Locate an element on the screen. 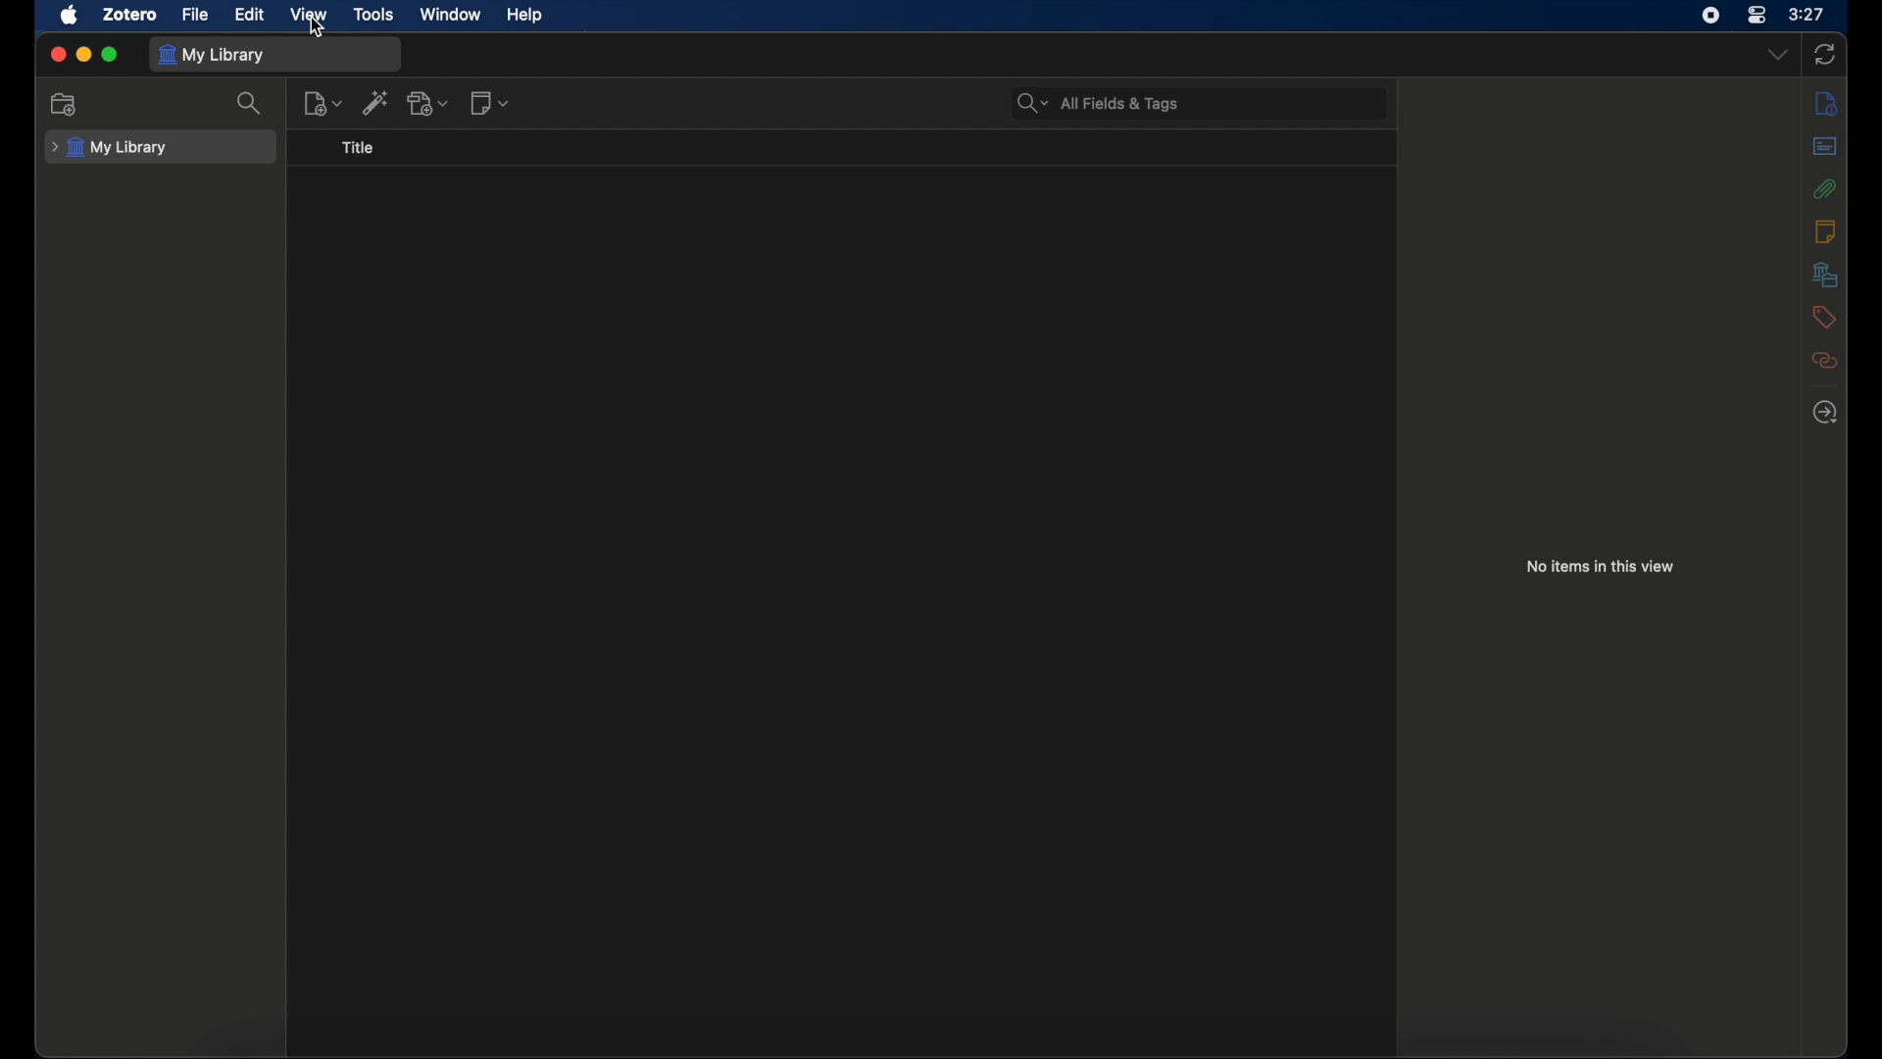 The width and height of the screenshot is (1882, 1059). new item is located at coordinates (322, 103).